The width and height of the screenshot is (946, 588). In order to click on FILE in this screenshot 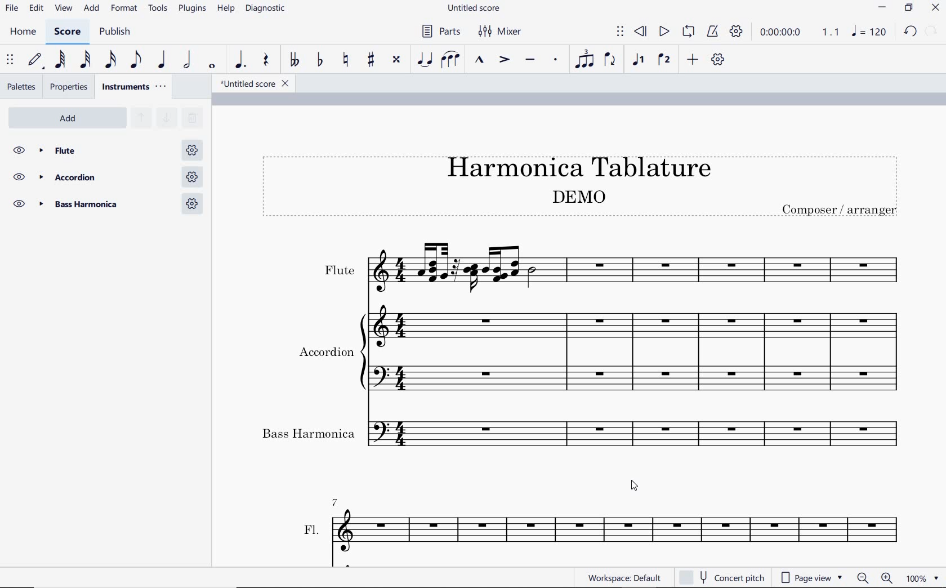, I will do `click(11, 7)`.